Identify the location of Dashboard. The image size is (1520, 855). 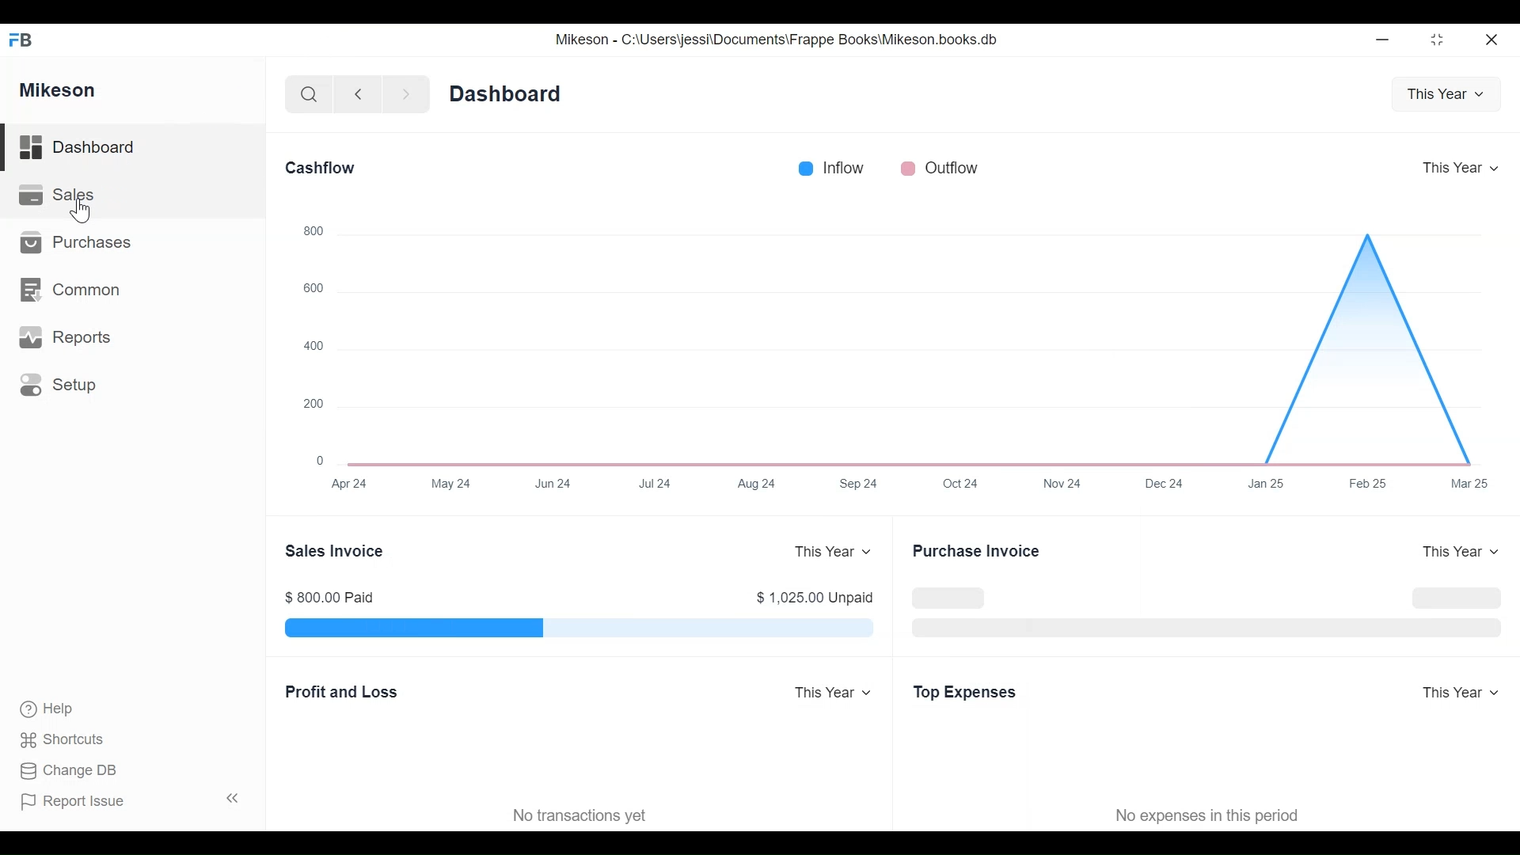
(104, 148).